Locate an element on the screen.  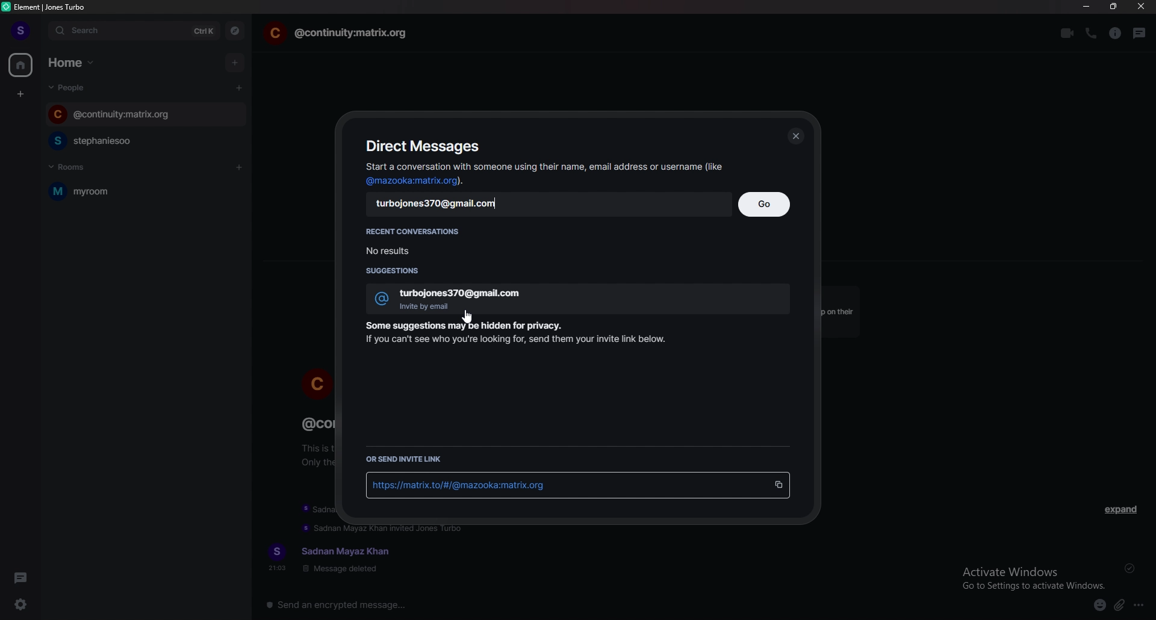
copy is located at coordinates (778, 485).